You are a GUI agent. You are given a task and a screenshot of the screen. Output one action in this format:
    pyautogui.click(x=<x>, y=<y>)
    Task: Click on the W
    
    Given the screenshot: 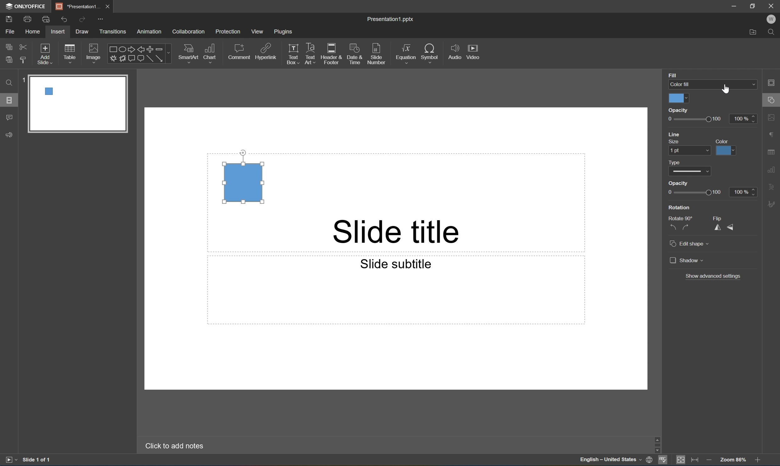 What is the action you would take?
    pyautogui.click(x=771, y=19)
    